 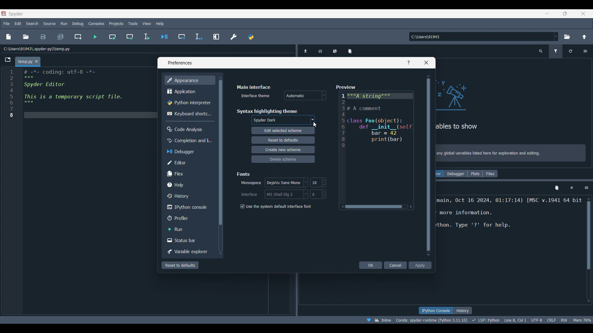 What do you see at coordinates (190, 102) in the screenshot?
I see `Python interpreter` at bounding box center [190, 102].